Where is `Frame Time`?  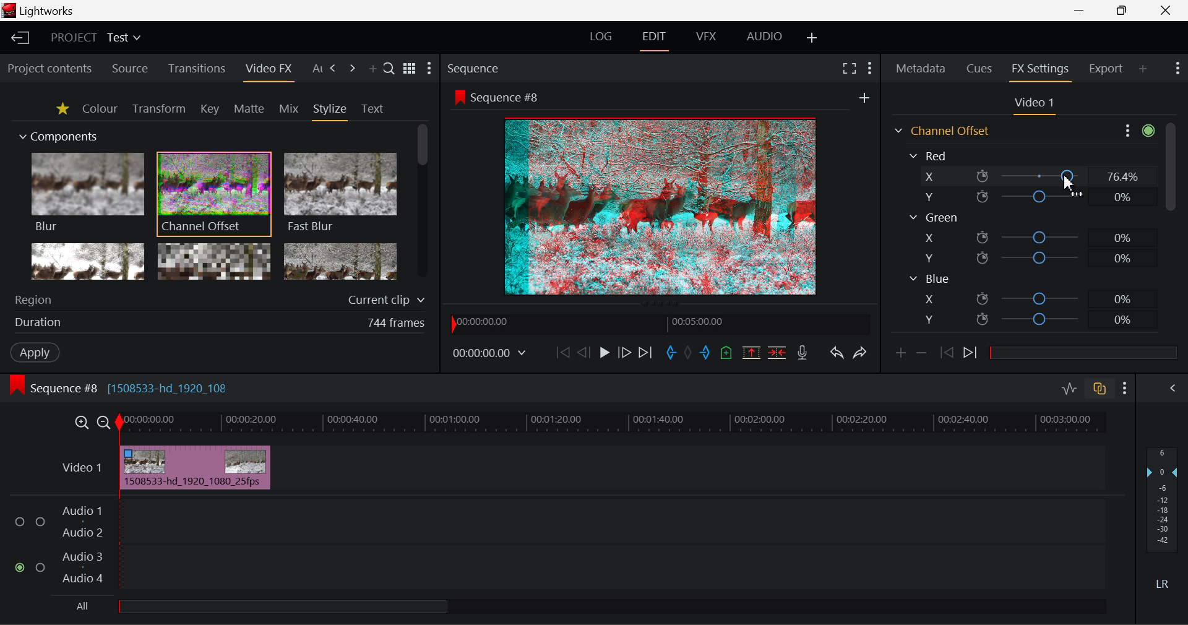 Frame Time is located at coordinates (489, 355).